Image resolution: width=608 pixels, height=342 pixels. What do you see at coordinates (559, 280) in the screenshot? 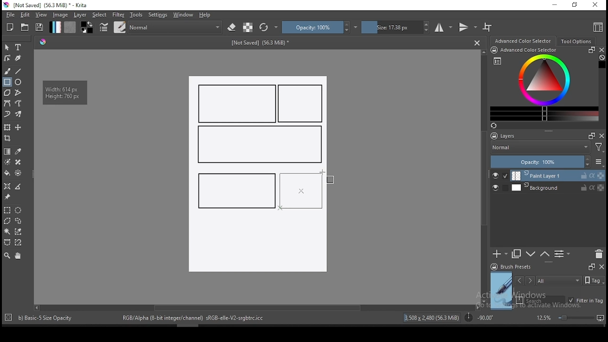
I see `tags` at bounding box center [559, 280].